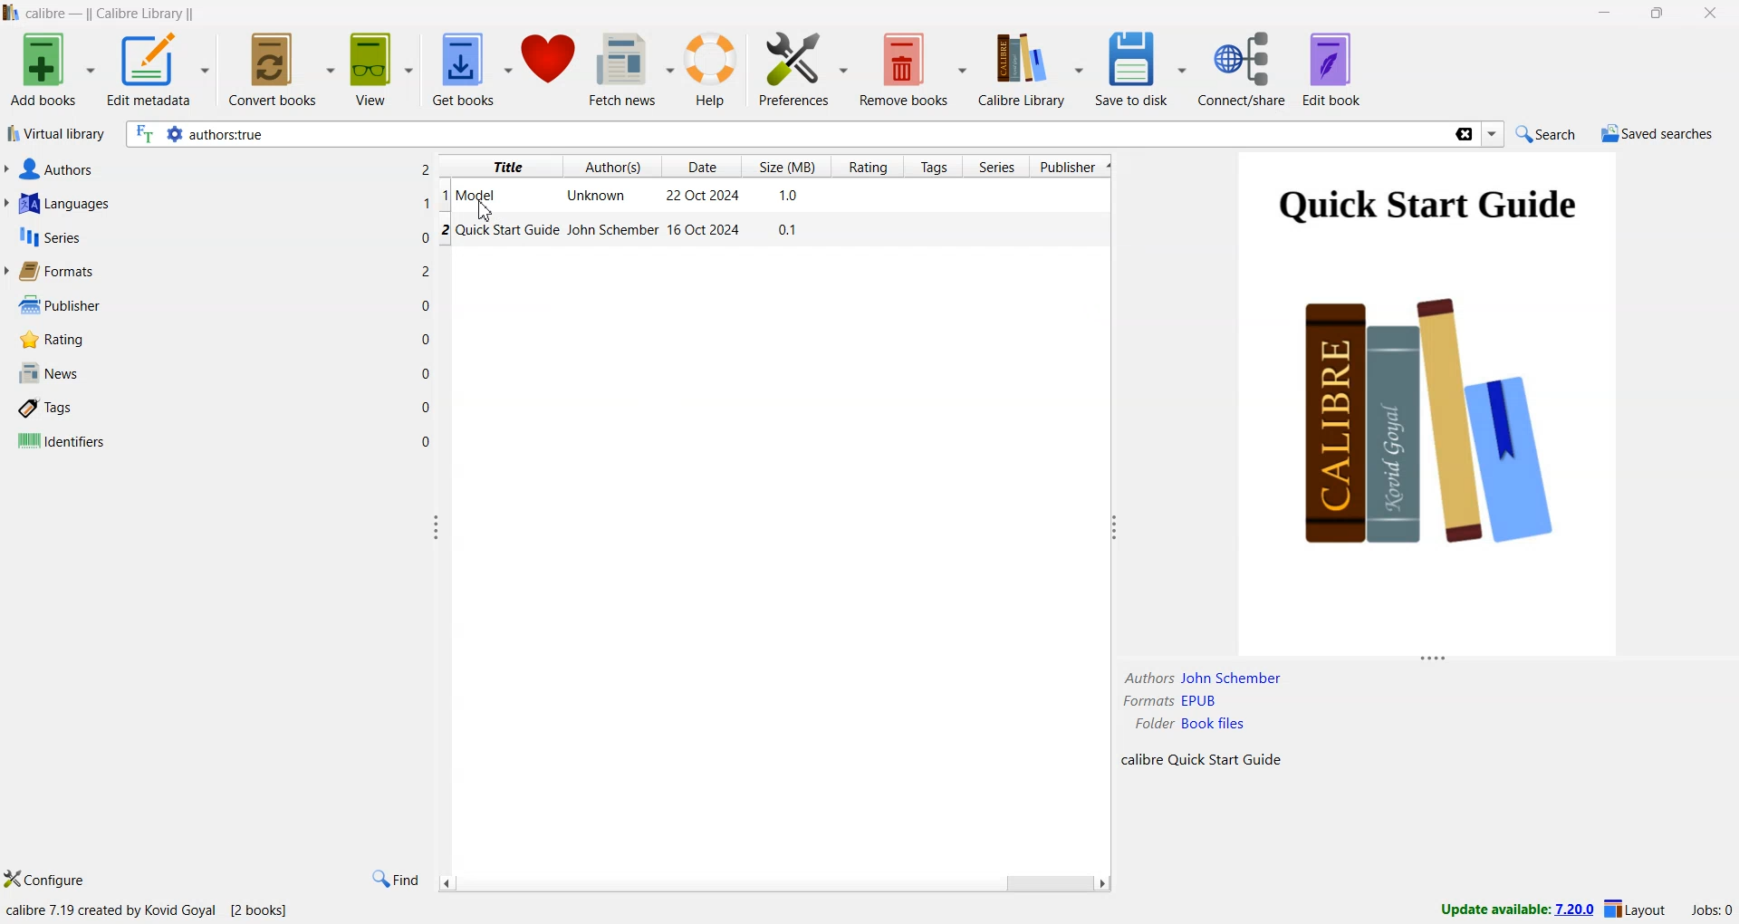  What do you see at coordinates (55, 272) in the screenshot?
I see `formats` at bounding box center [55, 272].